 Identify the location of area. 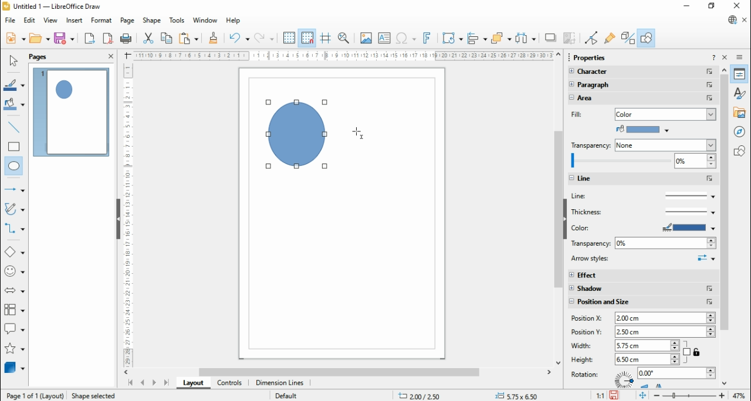
(604, 98).